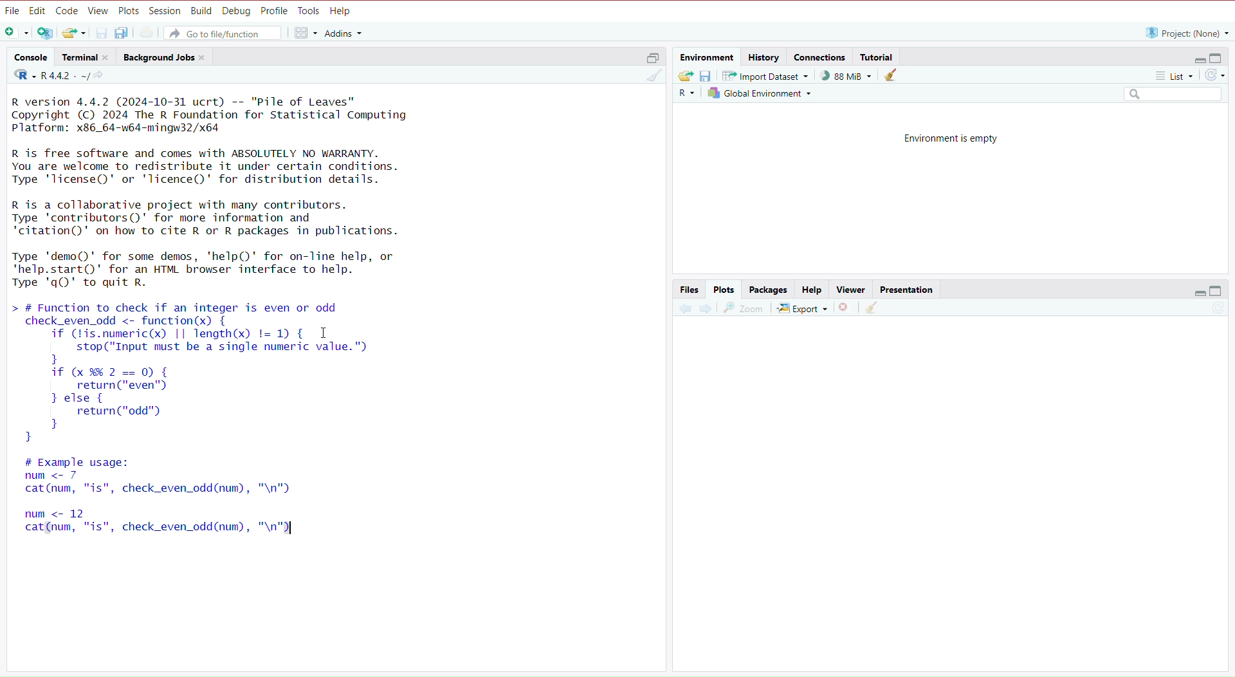 The image size is (1235, 677). What do you see at coordinates (744, 310) in the screenshot?
I see `zoom` at bounding box center [744, 310].